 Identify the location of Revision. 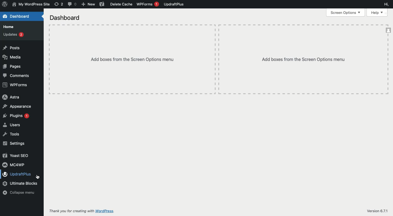
(59, 4).